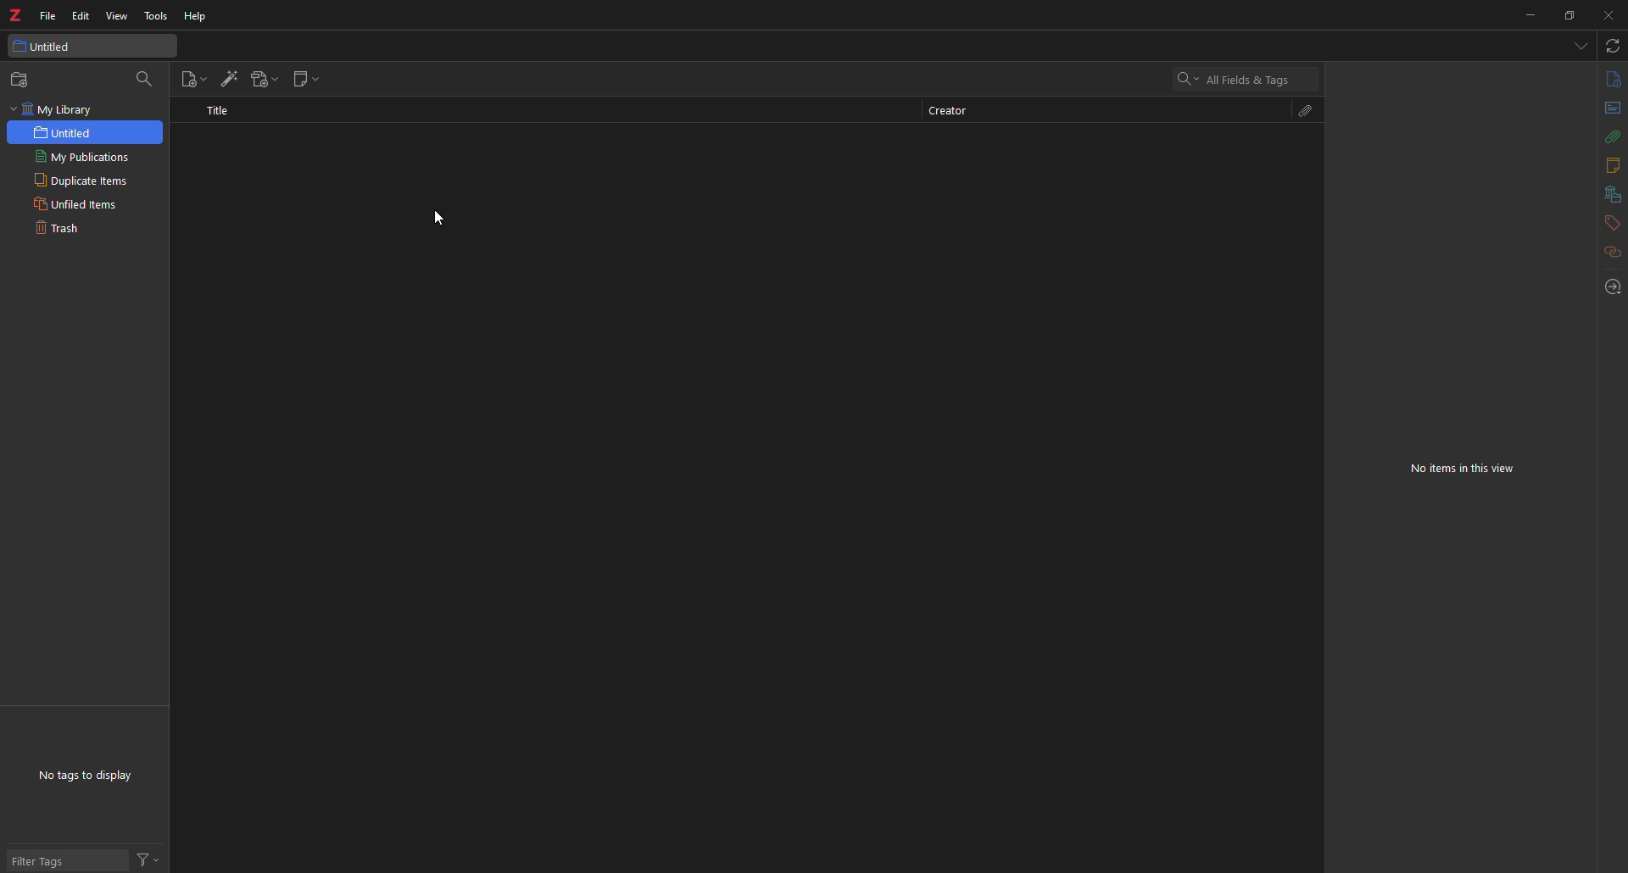 This screenshot has width=1628, height=873. I want to click on no tags to display, so click(77, 777).